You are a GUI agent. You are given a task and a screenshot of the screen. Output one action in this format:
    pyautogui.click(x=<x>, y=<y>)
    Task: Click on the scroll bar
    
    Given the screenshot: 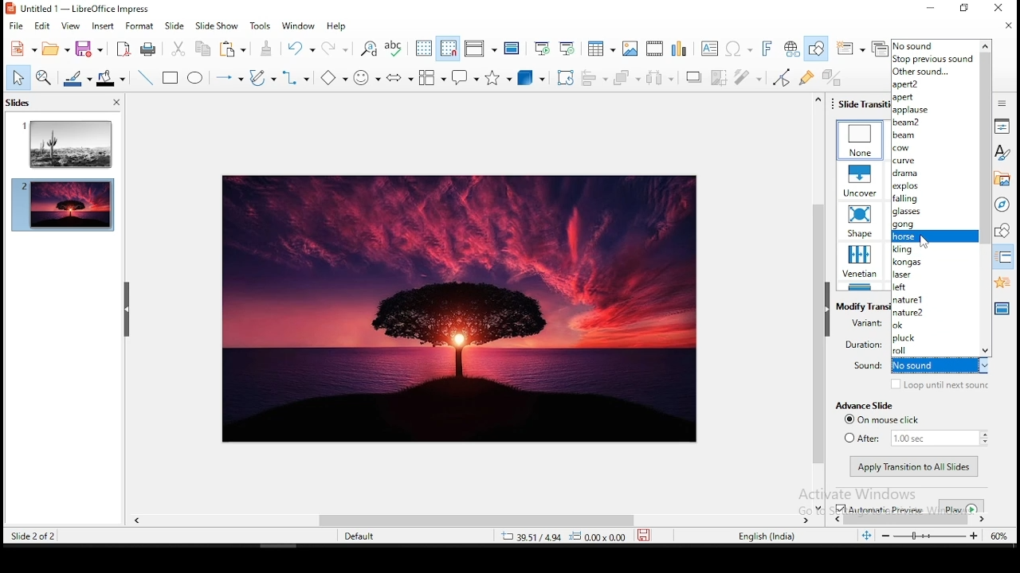 What is the action you would take?
    pyautogui.click(x=986, y=203)
    